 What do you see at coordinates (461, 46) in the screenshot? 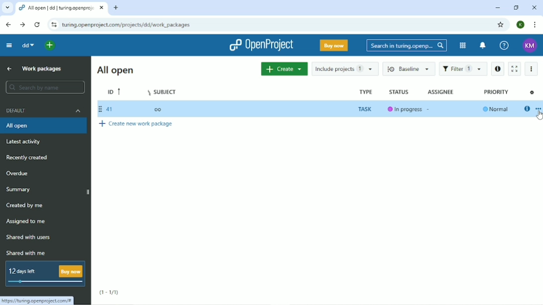
I see `Modules` at bounding box center [461, 46].